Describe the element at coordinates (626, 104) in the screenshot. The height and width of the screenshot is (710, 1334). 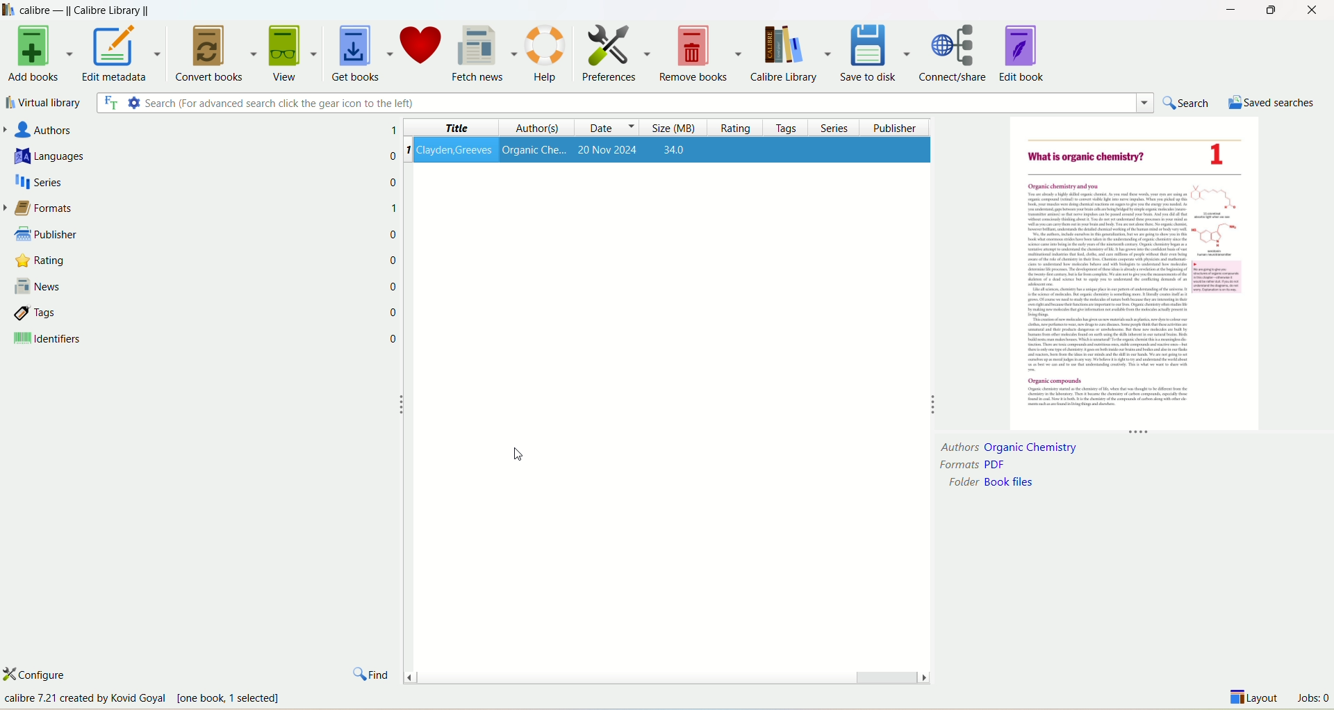
I see `search` at that location.